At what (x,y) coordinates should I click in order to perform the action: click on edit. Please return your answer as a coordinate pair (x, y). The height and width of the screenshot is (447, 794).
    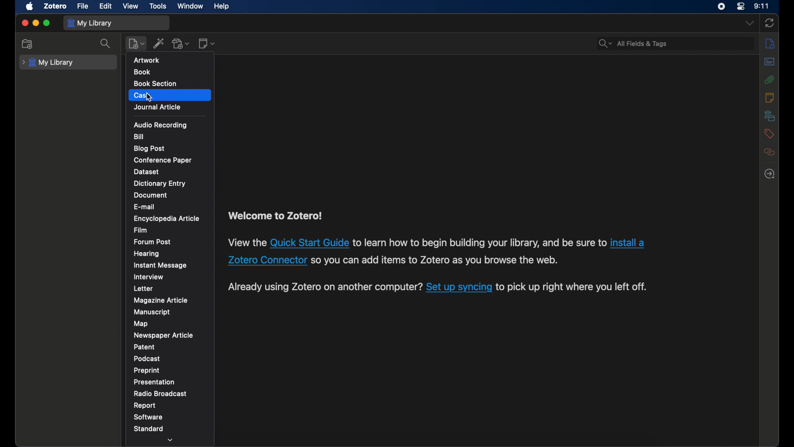
    Looking at the image, I should click on (105, 6).